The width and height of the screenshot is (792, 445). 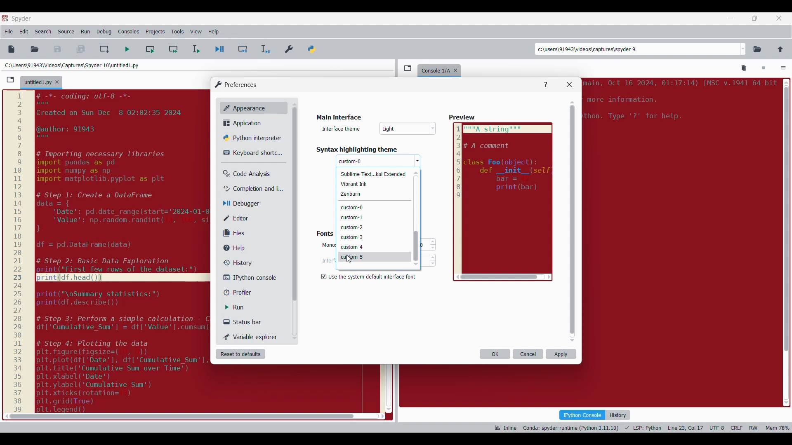 I want to click on Completion and linting, so click(x=248, y=189).